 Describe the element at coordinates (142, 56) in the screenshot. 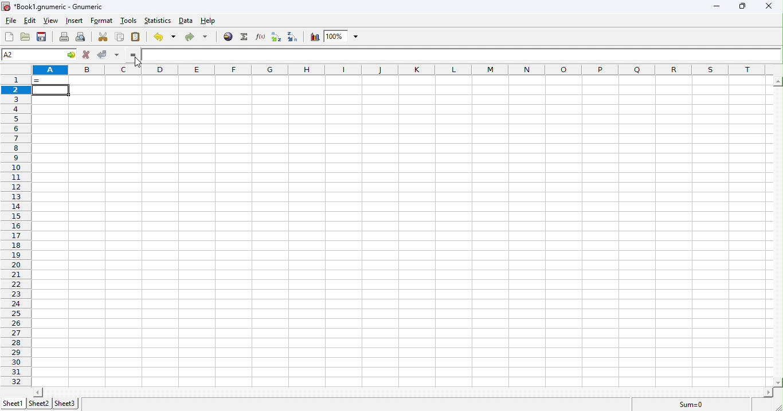

I see `=` at that location.